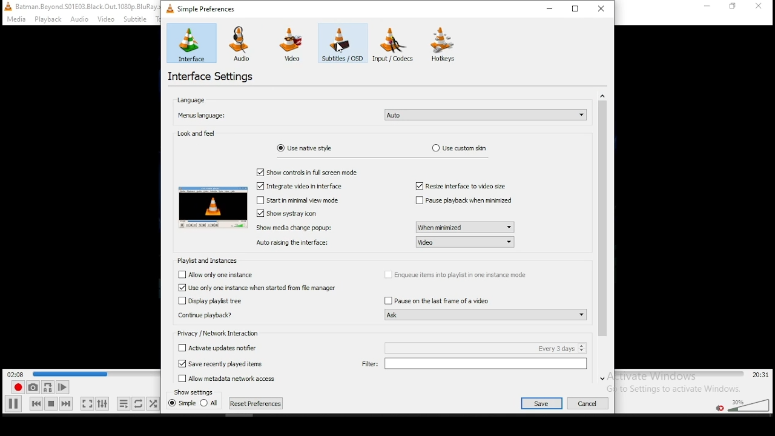 The image size is (775, 436). I want to click on , so click(339, 49).